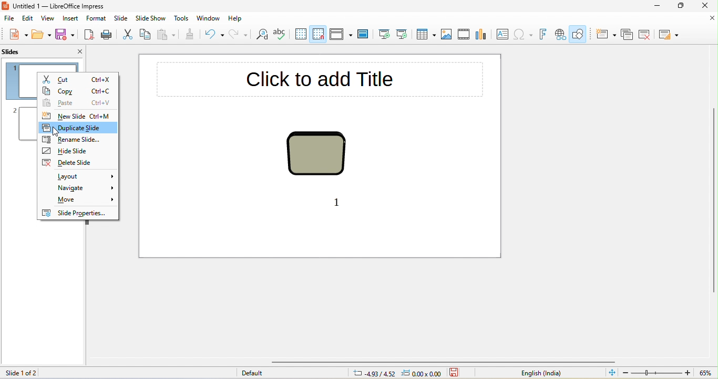 The height and width of the screenshot is (379, 718). Describe the element at coordinates (120, 19) in the screenshot. I see `slide` at that location.